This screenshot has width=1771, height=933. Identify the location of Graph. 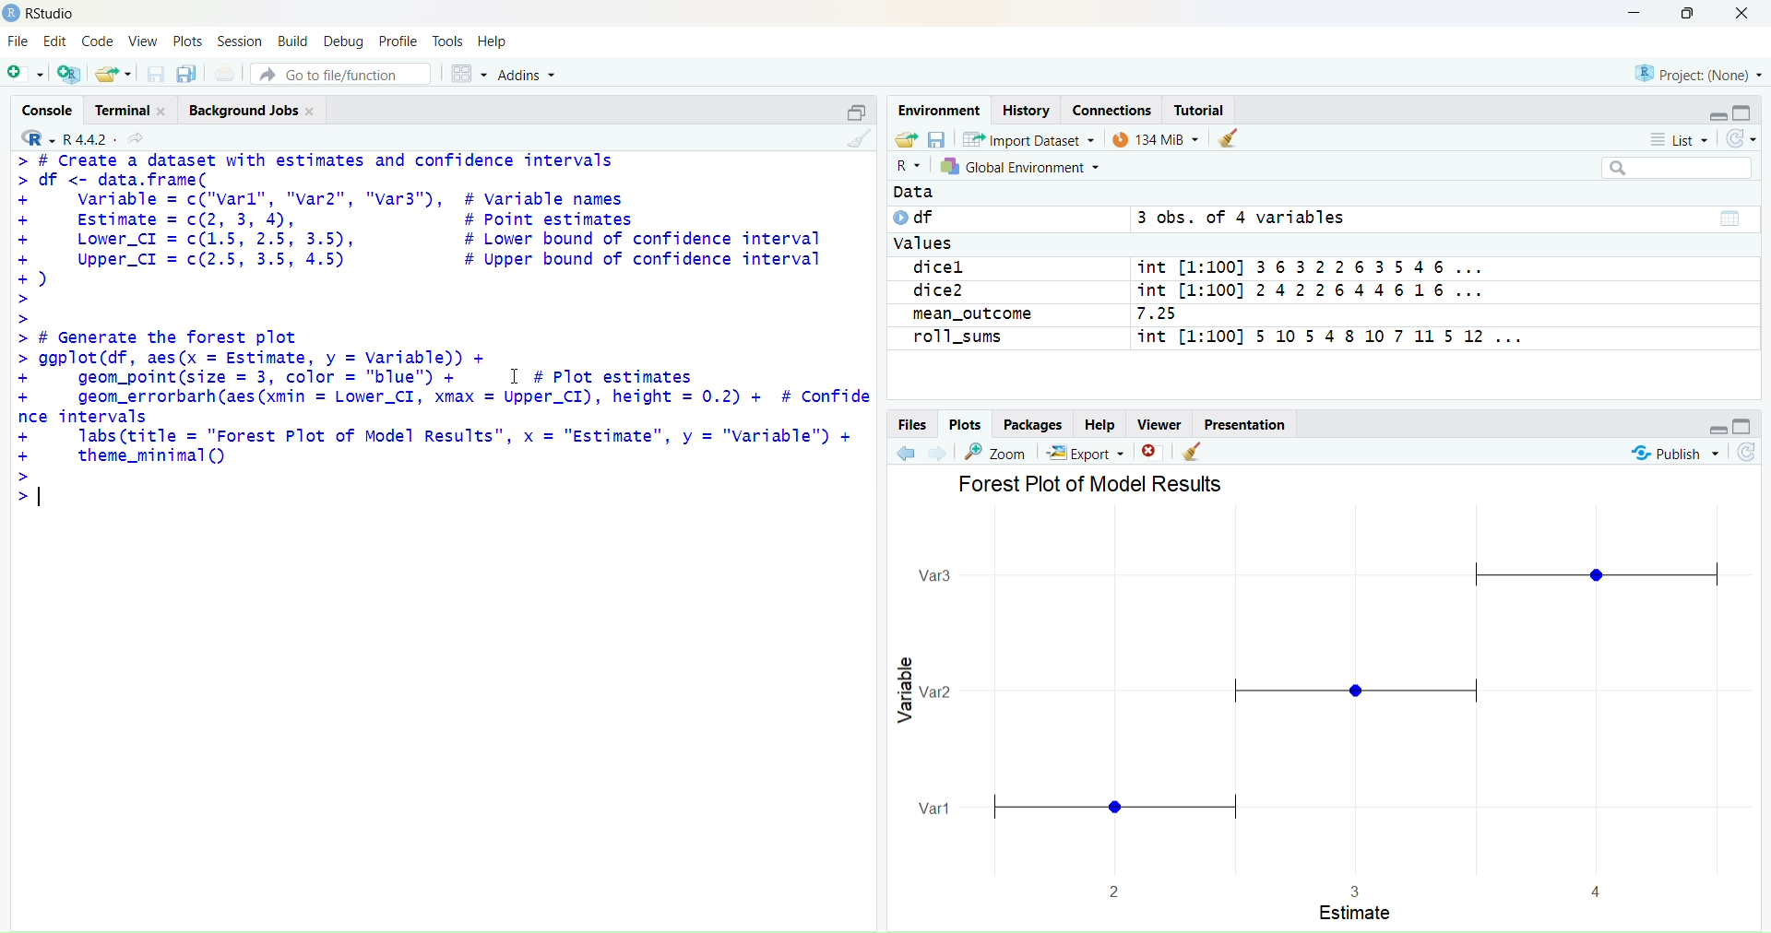
(1319, 704).